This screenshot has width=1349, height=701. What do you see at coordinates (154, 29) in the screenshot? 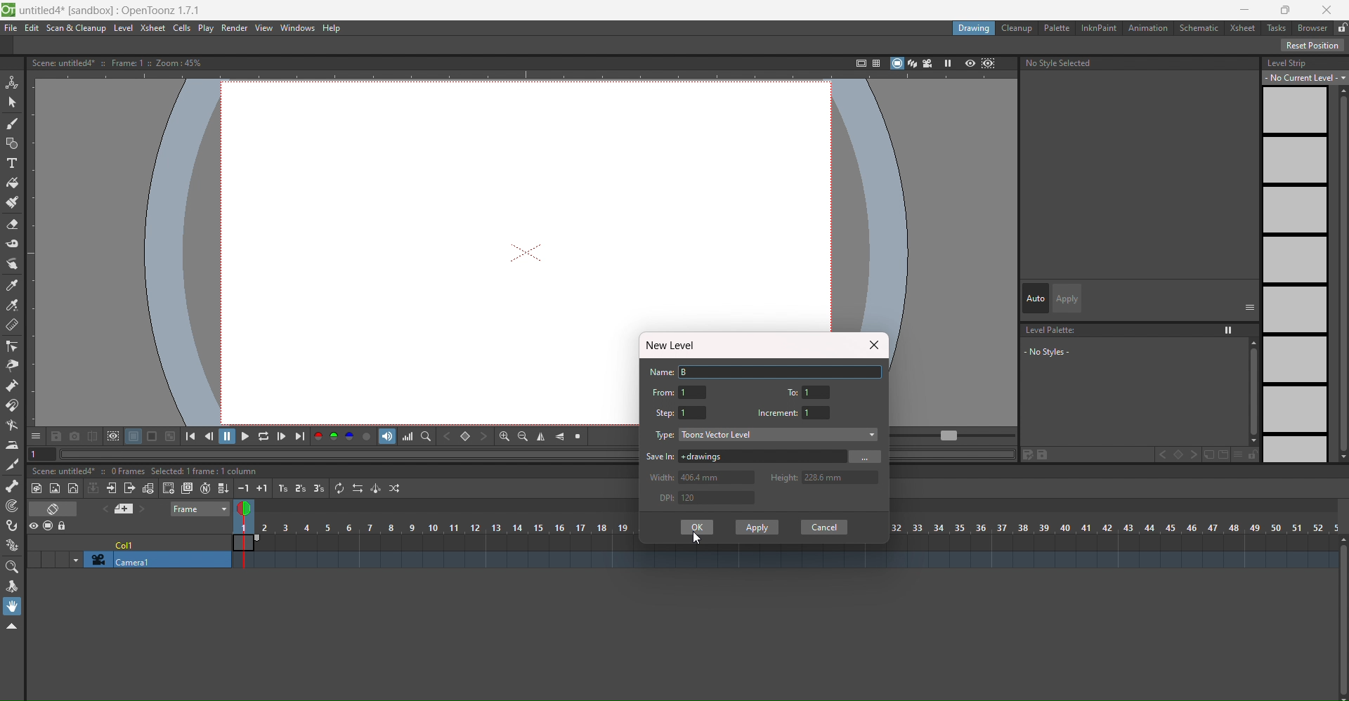
I see `xsheet` at bounding box center [154, 29].